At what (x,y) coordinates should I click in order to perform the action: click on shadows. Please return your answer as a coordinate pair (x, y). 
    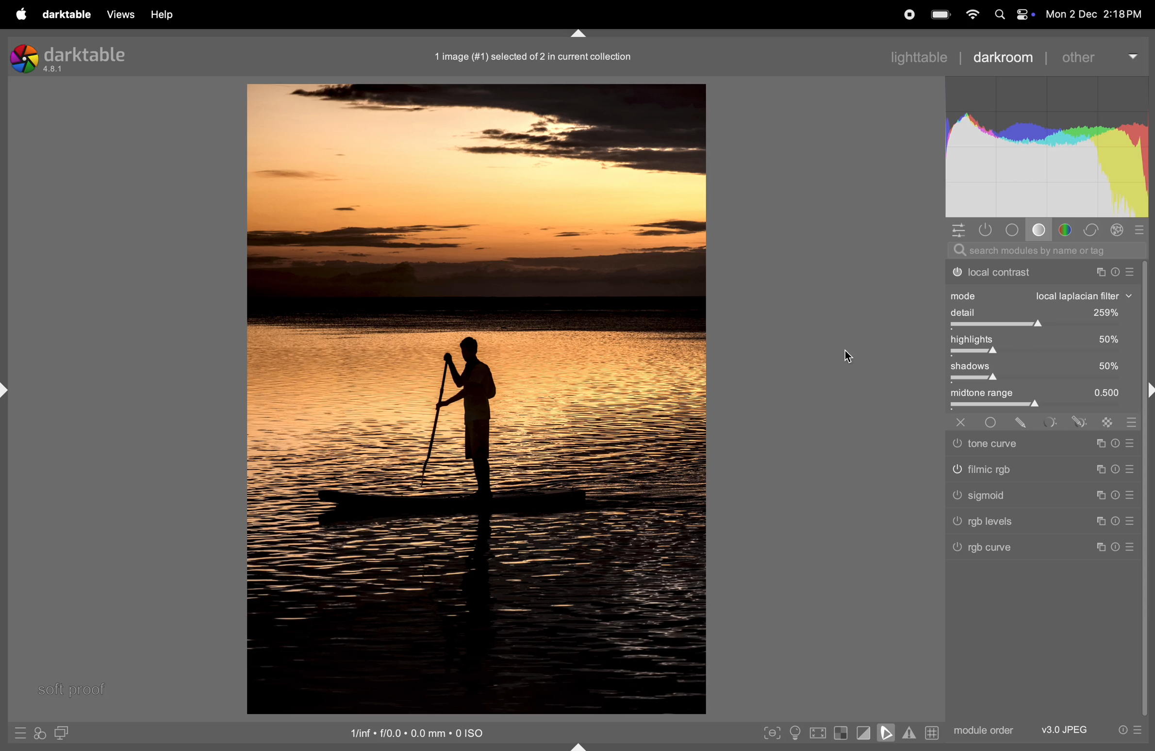
    Looking at the image, I should click on (1040, 366).